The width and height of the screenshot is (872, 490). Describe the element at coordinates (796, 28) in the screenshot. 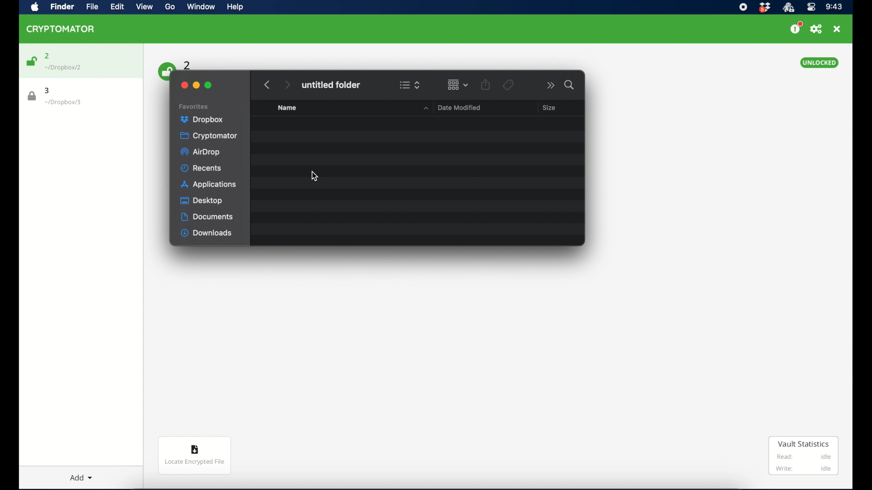

I see `support us` at that location.